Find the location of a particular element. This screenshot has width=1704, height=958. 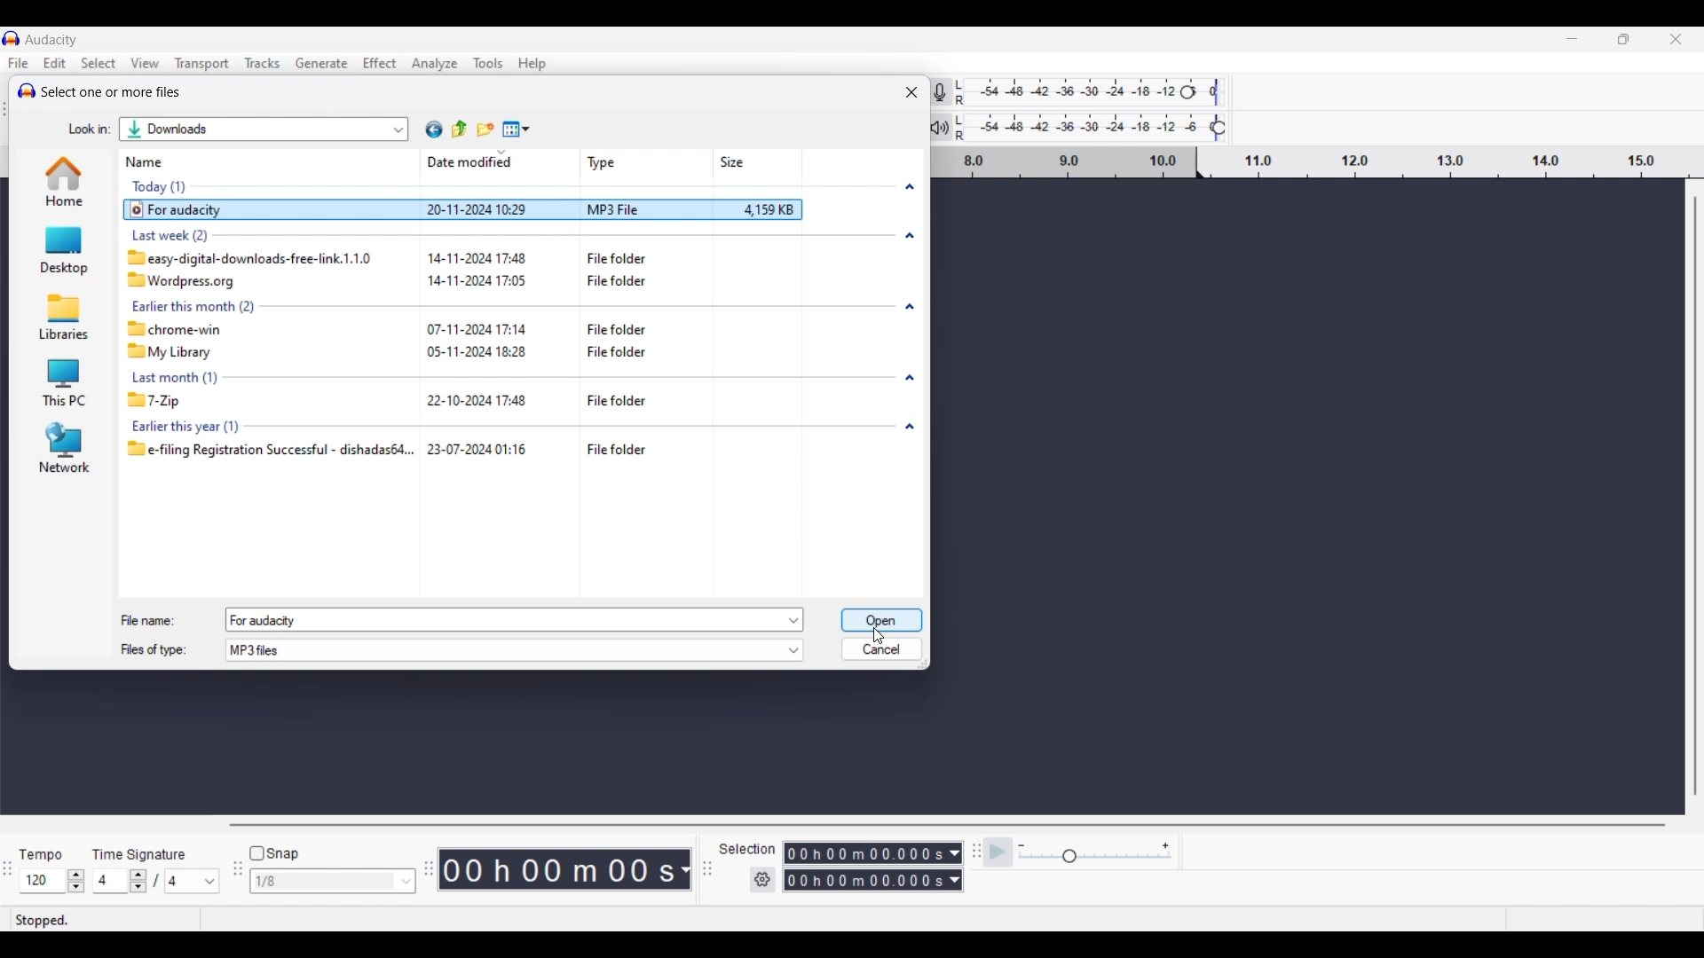

View menu is located at coordinates (146, 62).